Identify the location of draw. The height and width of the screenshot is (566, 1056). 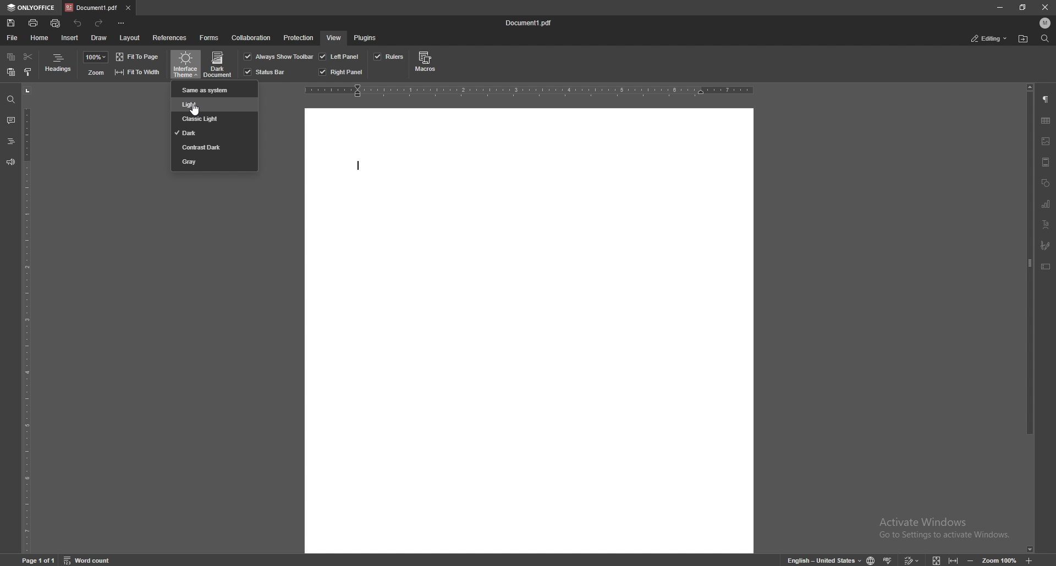
(99, 38).